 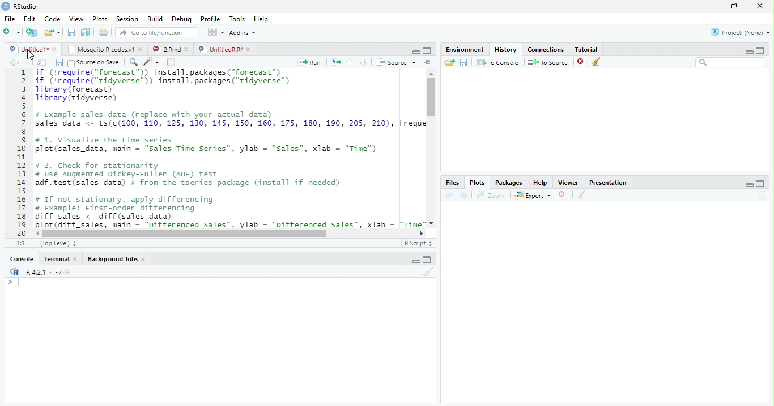 What do you see at coordinates (211, 20) in the screenshot?
I see `Profile` at bounding box center [211, 20].